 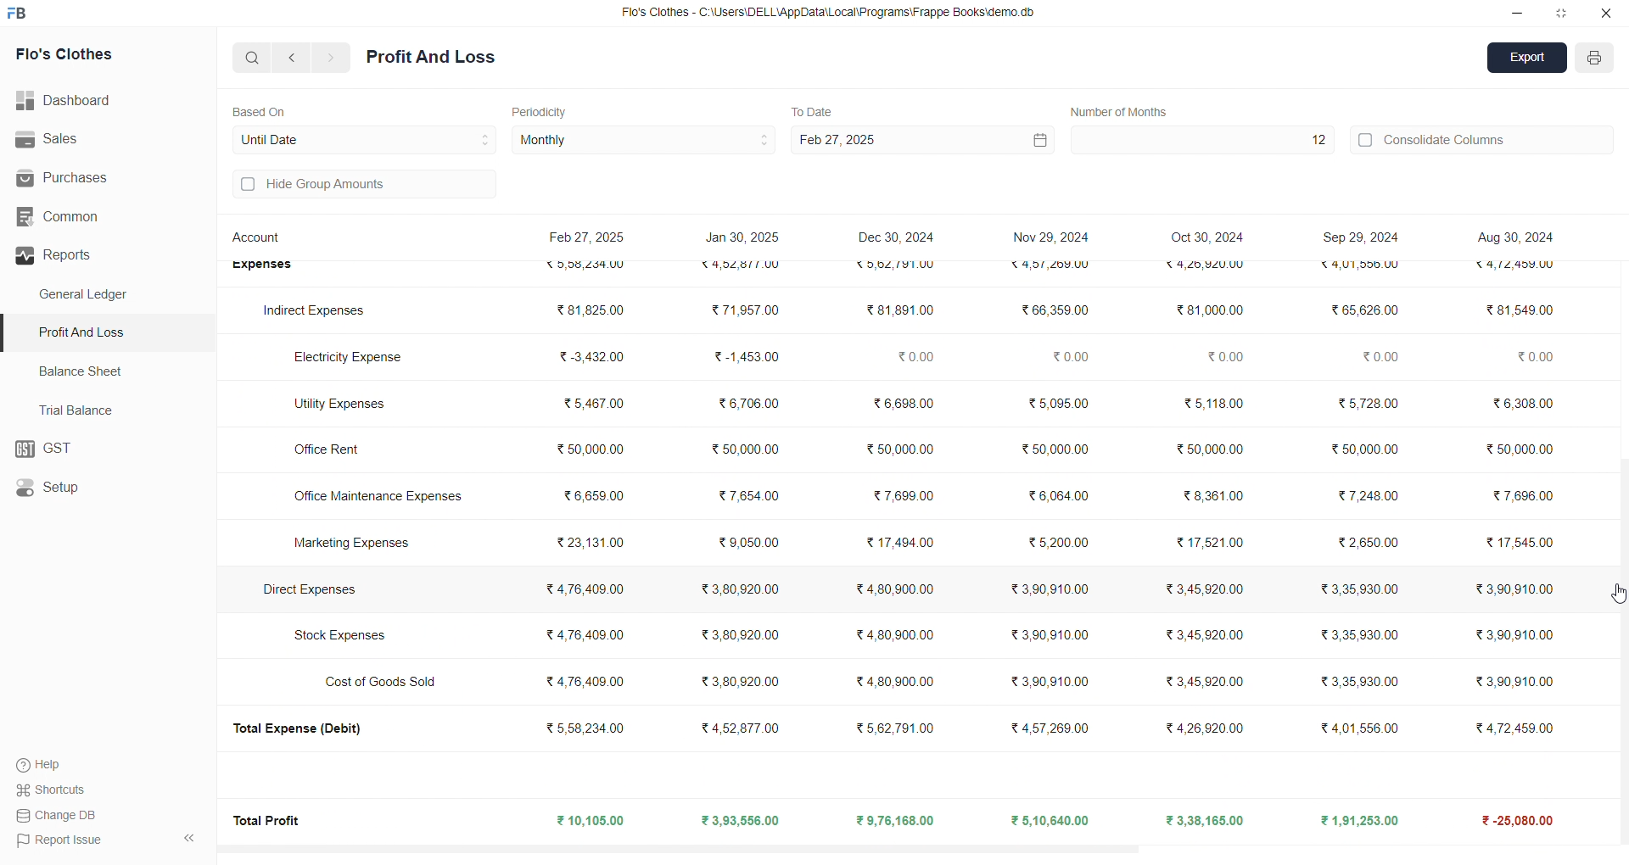 What do you see at coordinates (584, 728) in the screenshot?
I see `₹5,58,234.00` at bounding box center [584, 728].